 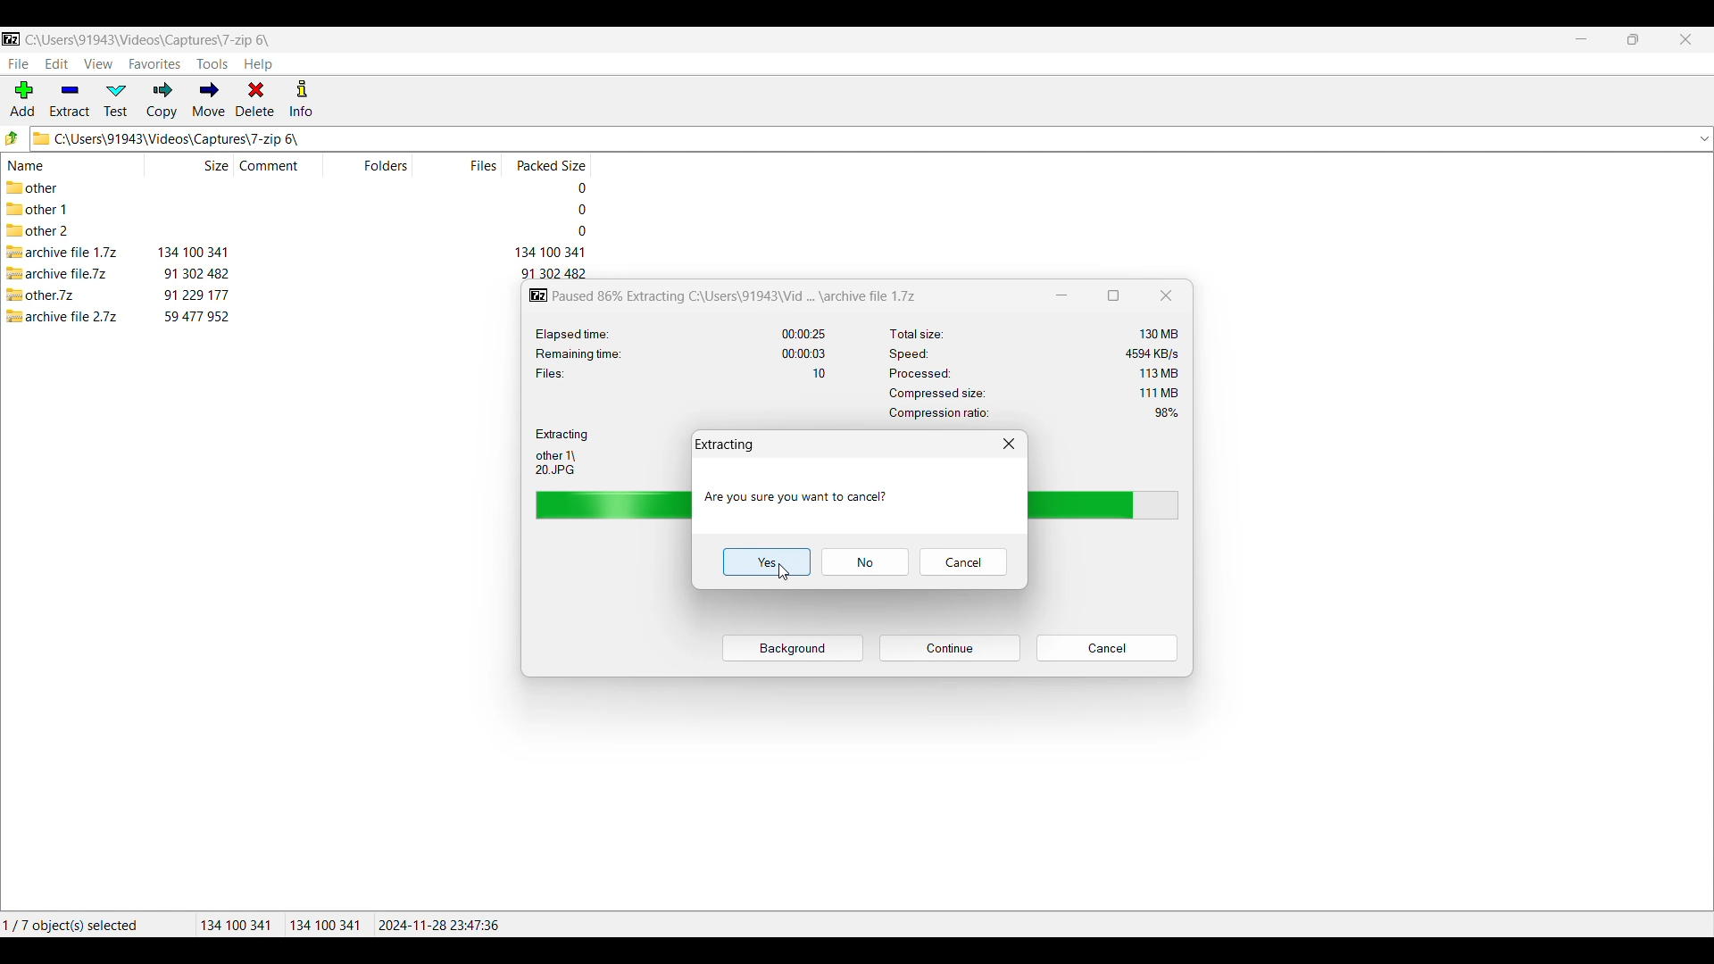 I want to click on Size column, so click(x=207, y=165).